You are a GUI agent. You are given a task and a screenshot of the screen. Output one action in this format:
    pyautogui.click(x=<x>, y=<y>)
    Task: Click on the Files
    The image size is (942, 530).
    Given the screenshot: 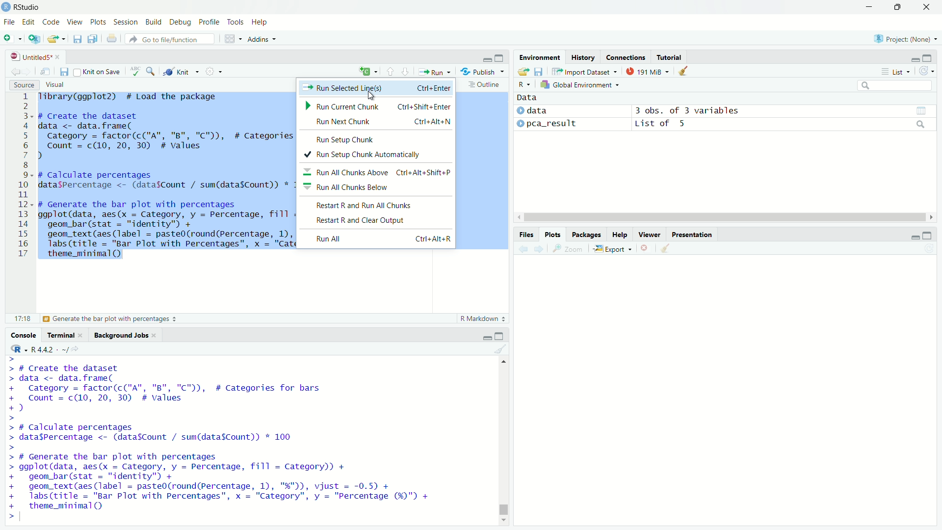 What is the action you would take?
    pyautogui.click(x=526, y=235)
    